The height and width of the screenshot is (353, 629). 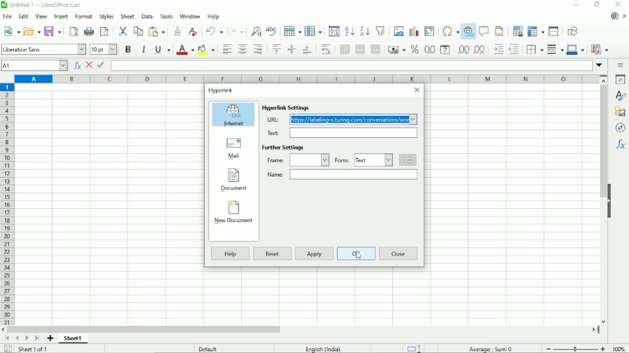 I want to click on Gallery, so click(x=621, y=112).